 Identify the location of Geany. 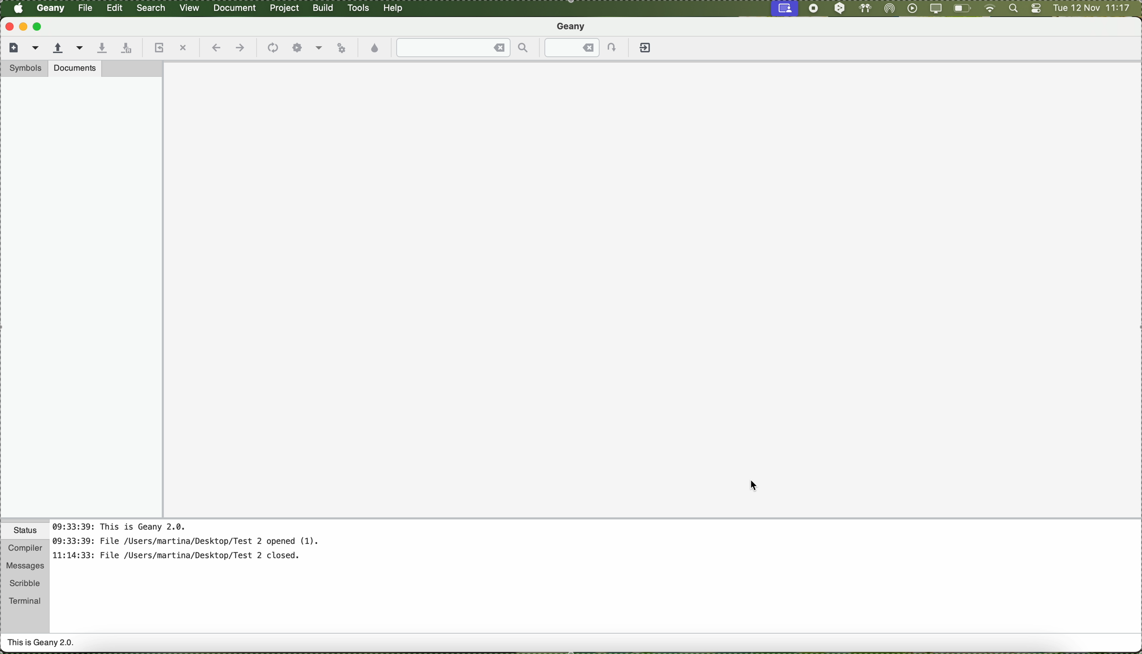
(51, 9).